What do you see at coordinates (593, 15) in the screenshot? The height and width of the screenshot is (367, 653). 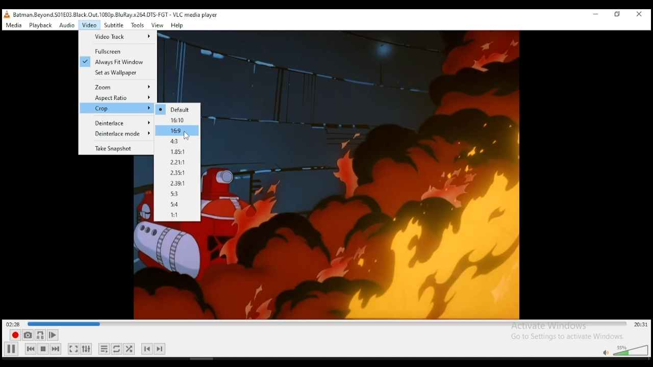 I see `minimize` at bounding box center [593, 15].